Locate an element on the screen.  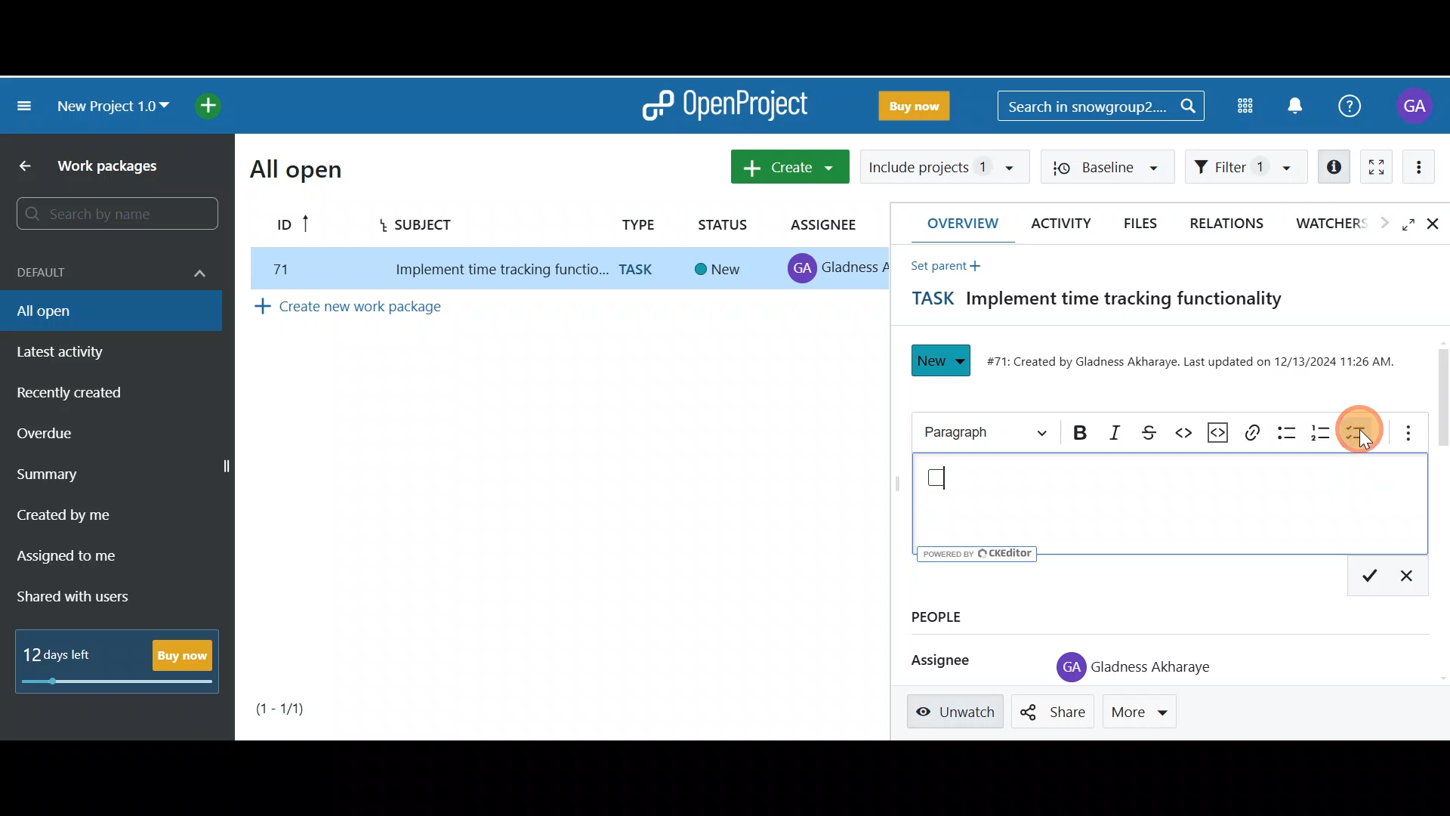
Buy now is located at coordinates (902, 107).